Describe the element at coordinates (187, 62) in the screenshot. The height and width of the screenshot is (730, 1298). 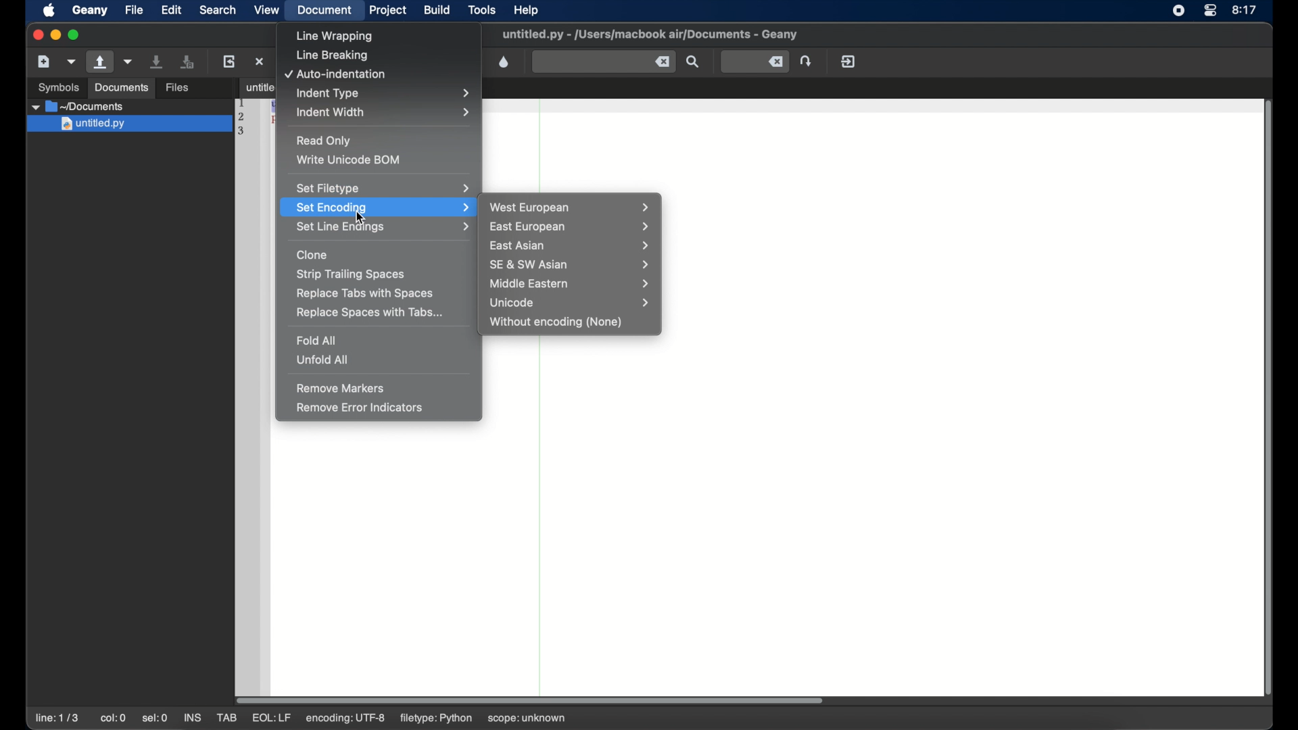
I see `save all open files` at that location.